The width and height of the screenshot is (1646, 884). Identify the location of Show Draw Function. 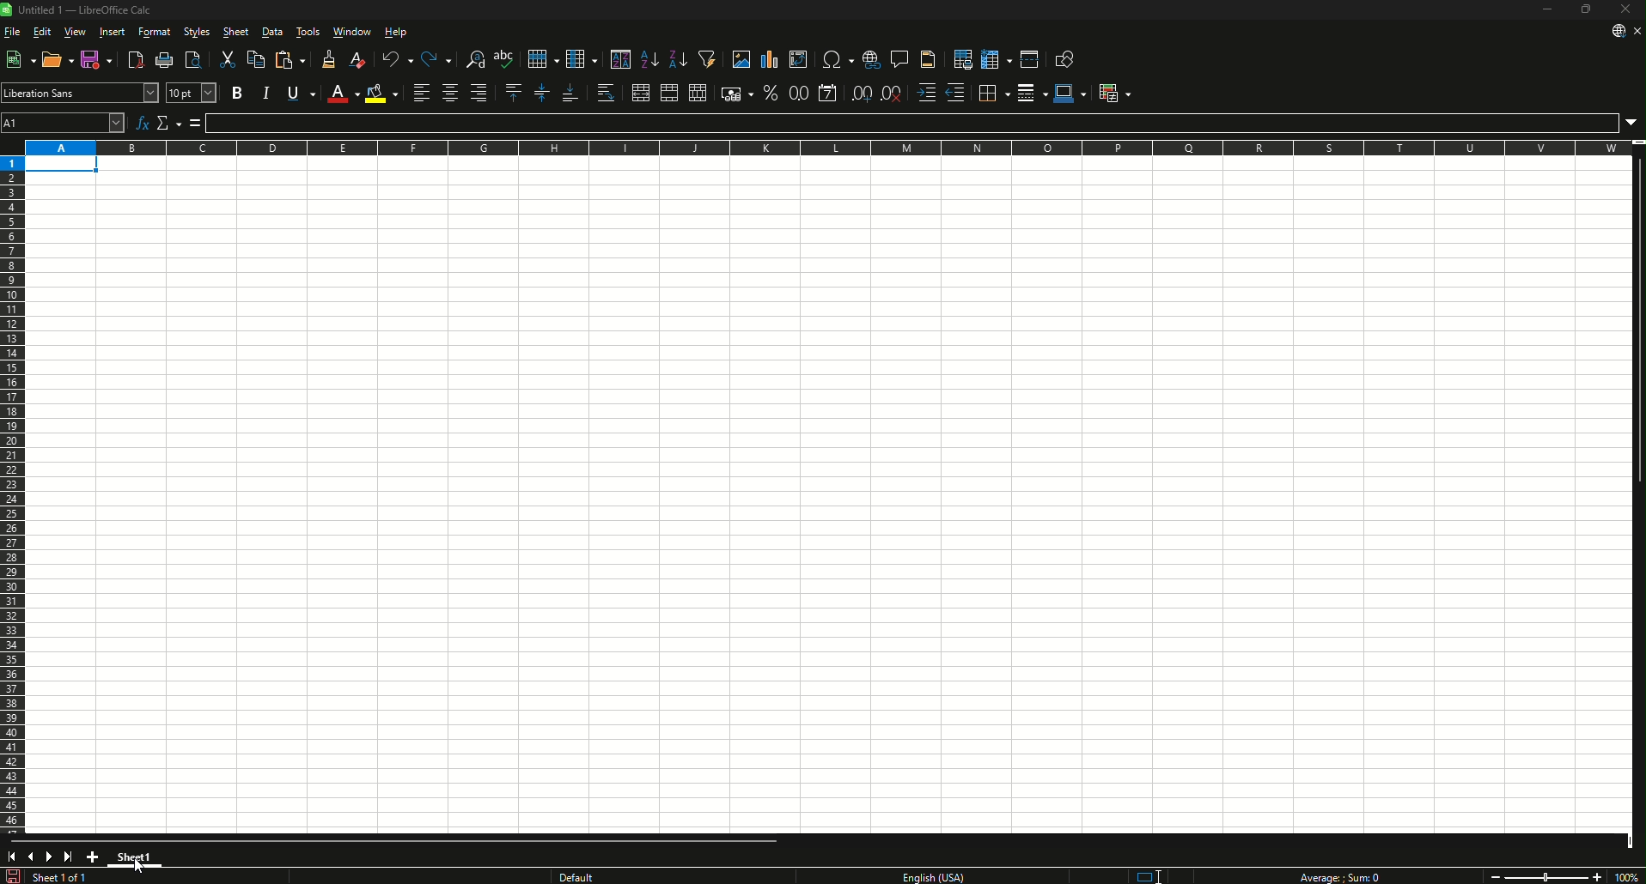
(1067, 58).